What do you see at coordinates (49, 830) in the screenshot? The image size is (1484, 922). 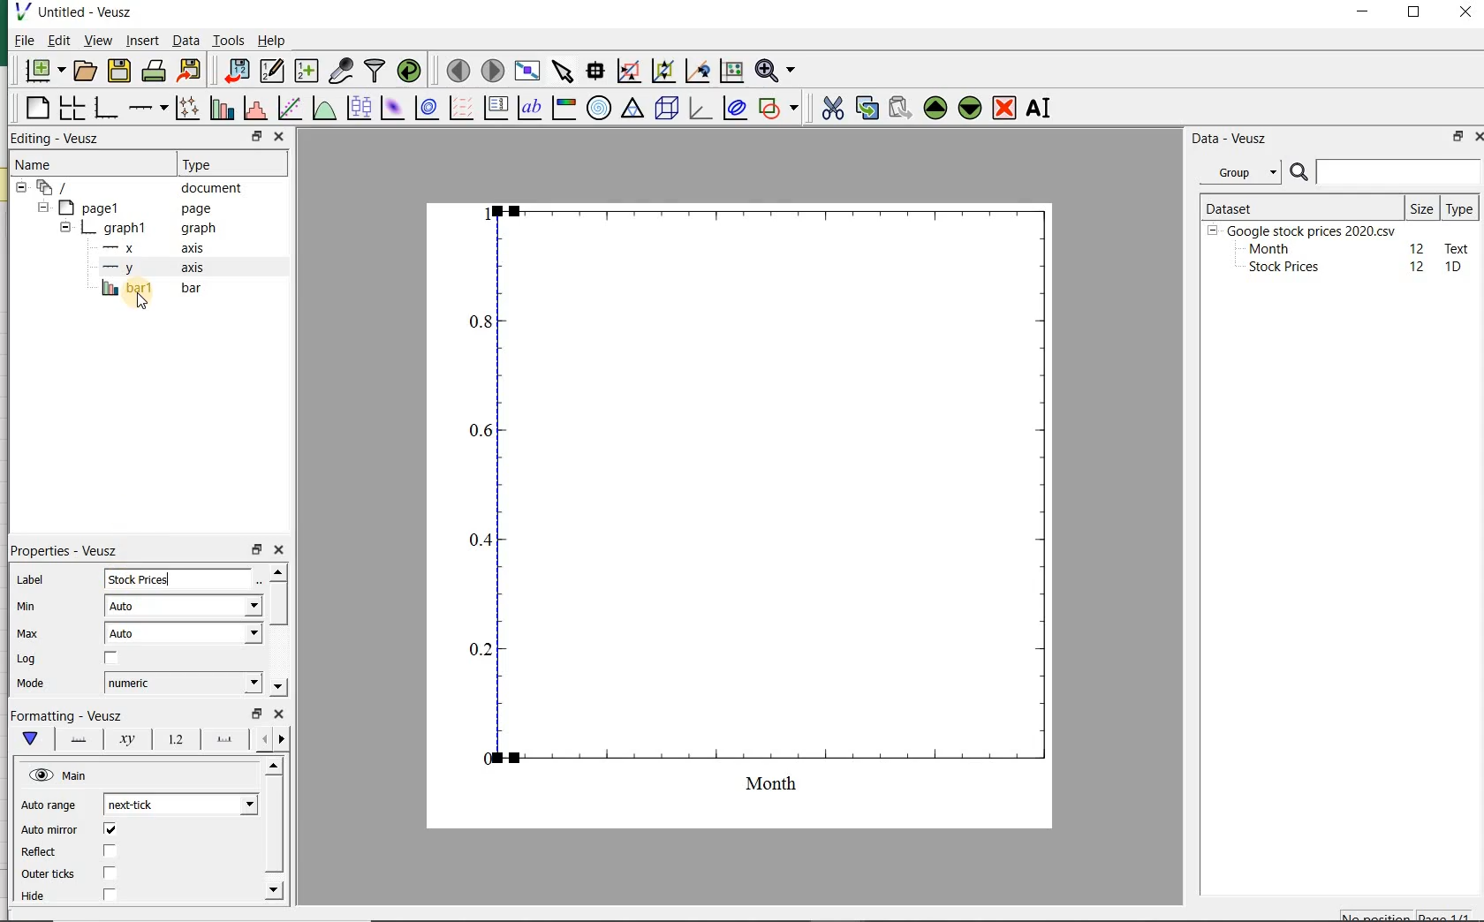 I see `Auto minor` at bounding box center [49, 830].